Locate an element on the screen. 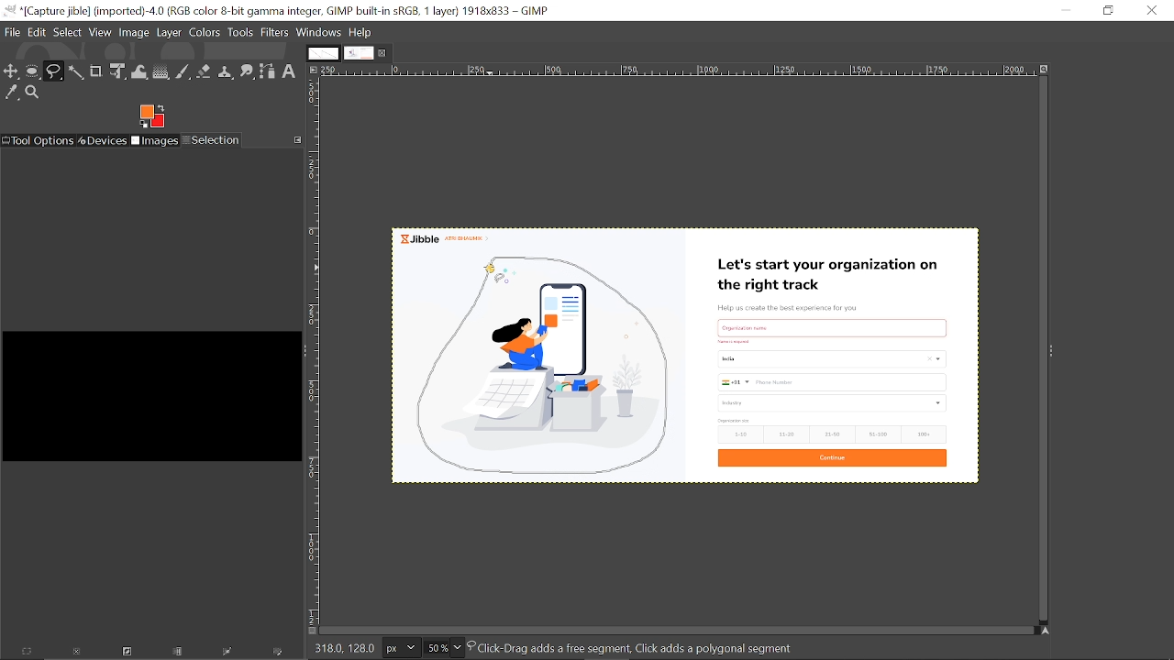 The image size is (1174, 660). help is located at coordinates (361, 32).